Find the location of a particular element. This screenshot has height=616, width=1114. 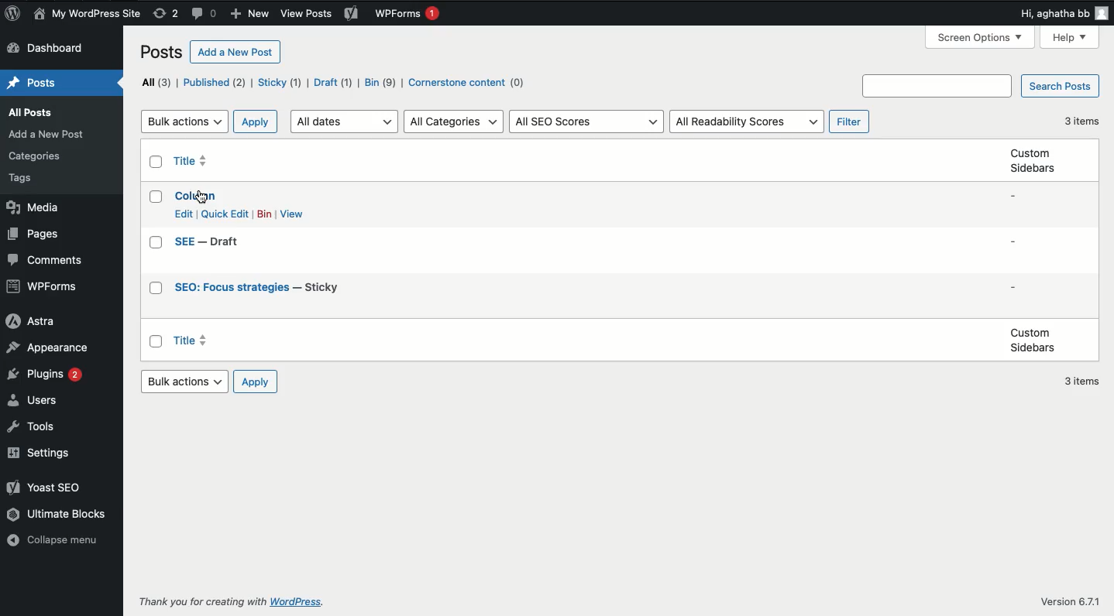

WPForms is located at coordinates (409, 13).